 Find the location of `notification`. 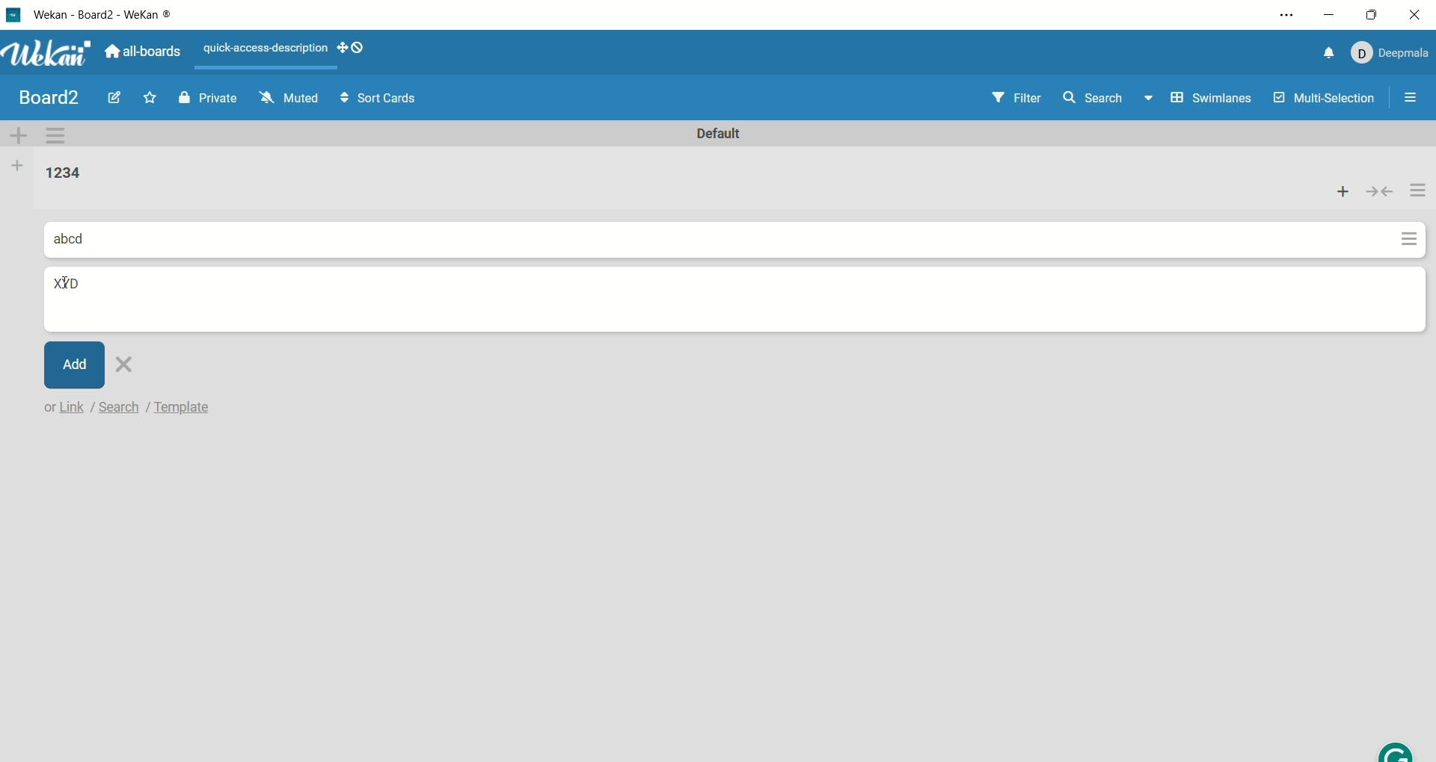

notification is located at coordinates (1323, 53).